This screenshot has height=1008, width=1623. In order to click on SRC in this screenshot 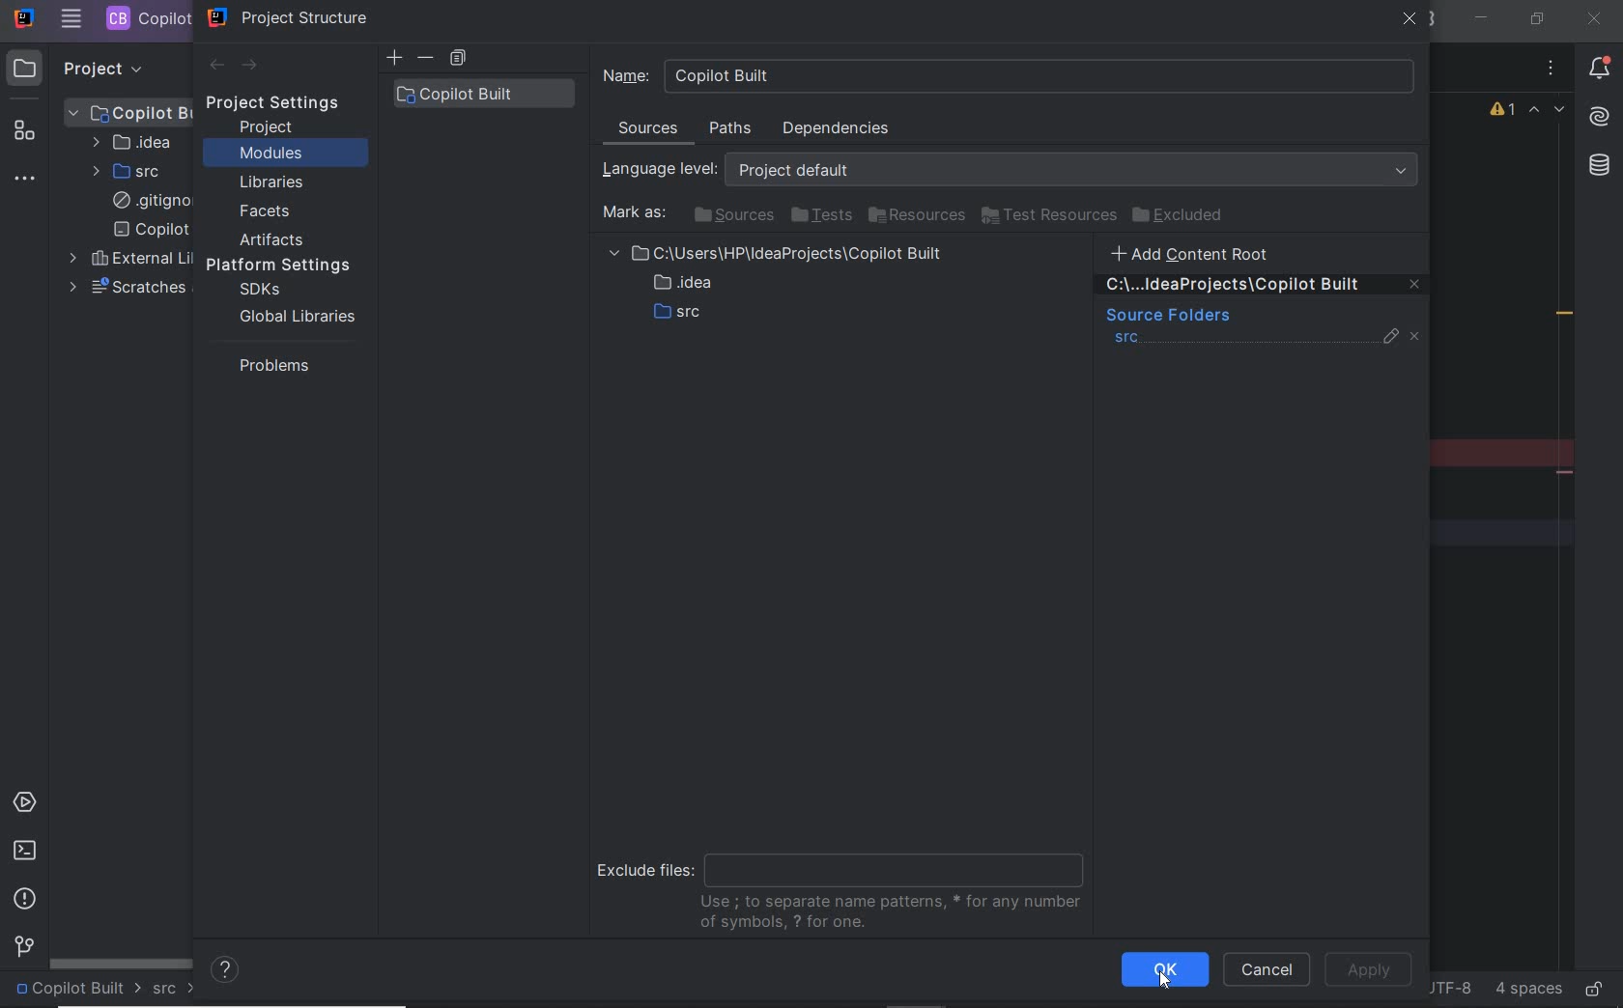, I will do `click(128, 171)`.